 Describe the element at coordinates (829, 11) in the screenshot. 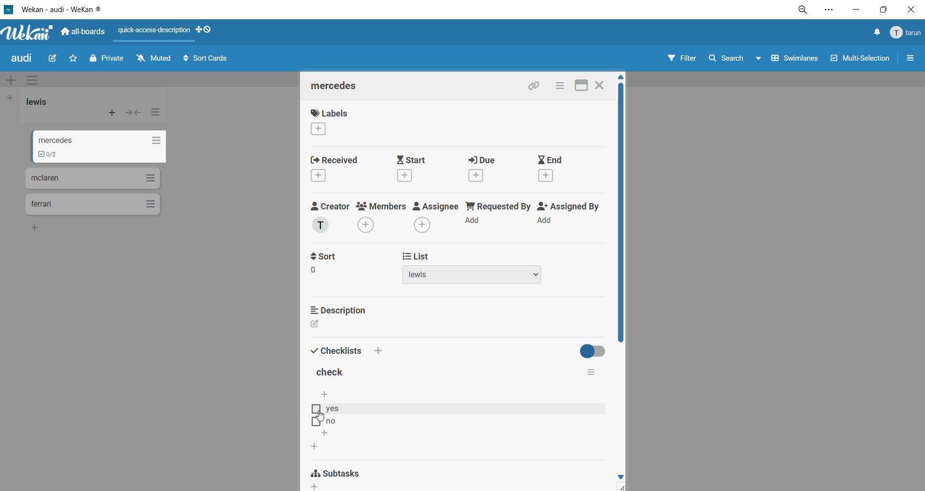

I see `settings` at that location.